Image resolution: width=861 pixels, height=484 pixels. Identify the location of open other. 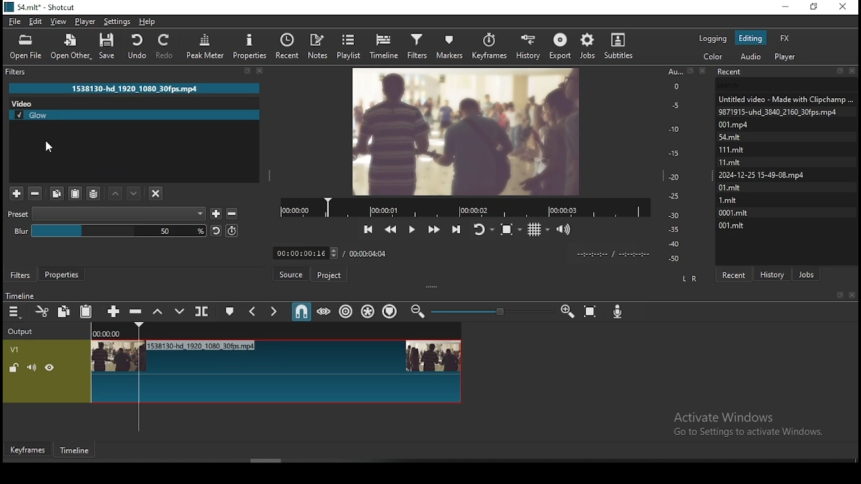
(69, 48).